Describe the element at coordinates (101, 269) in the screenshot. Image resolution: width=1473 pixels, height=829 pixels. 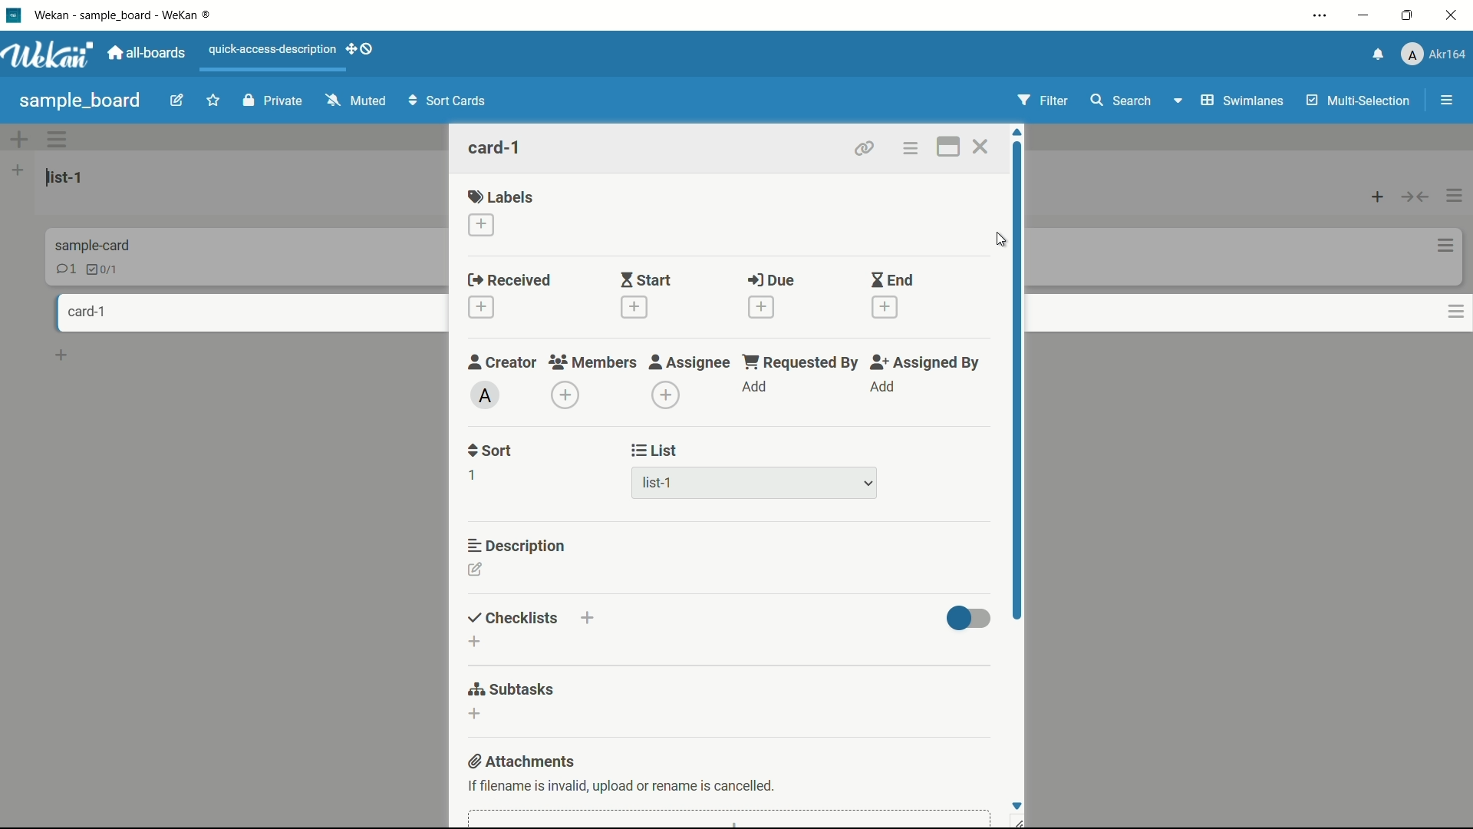
I see `checklist` at that location.